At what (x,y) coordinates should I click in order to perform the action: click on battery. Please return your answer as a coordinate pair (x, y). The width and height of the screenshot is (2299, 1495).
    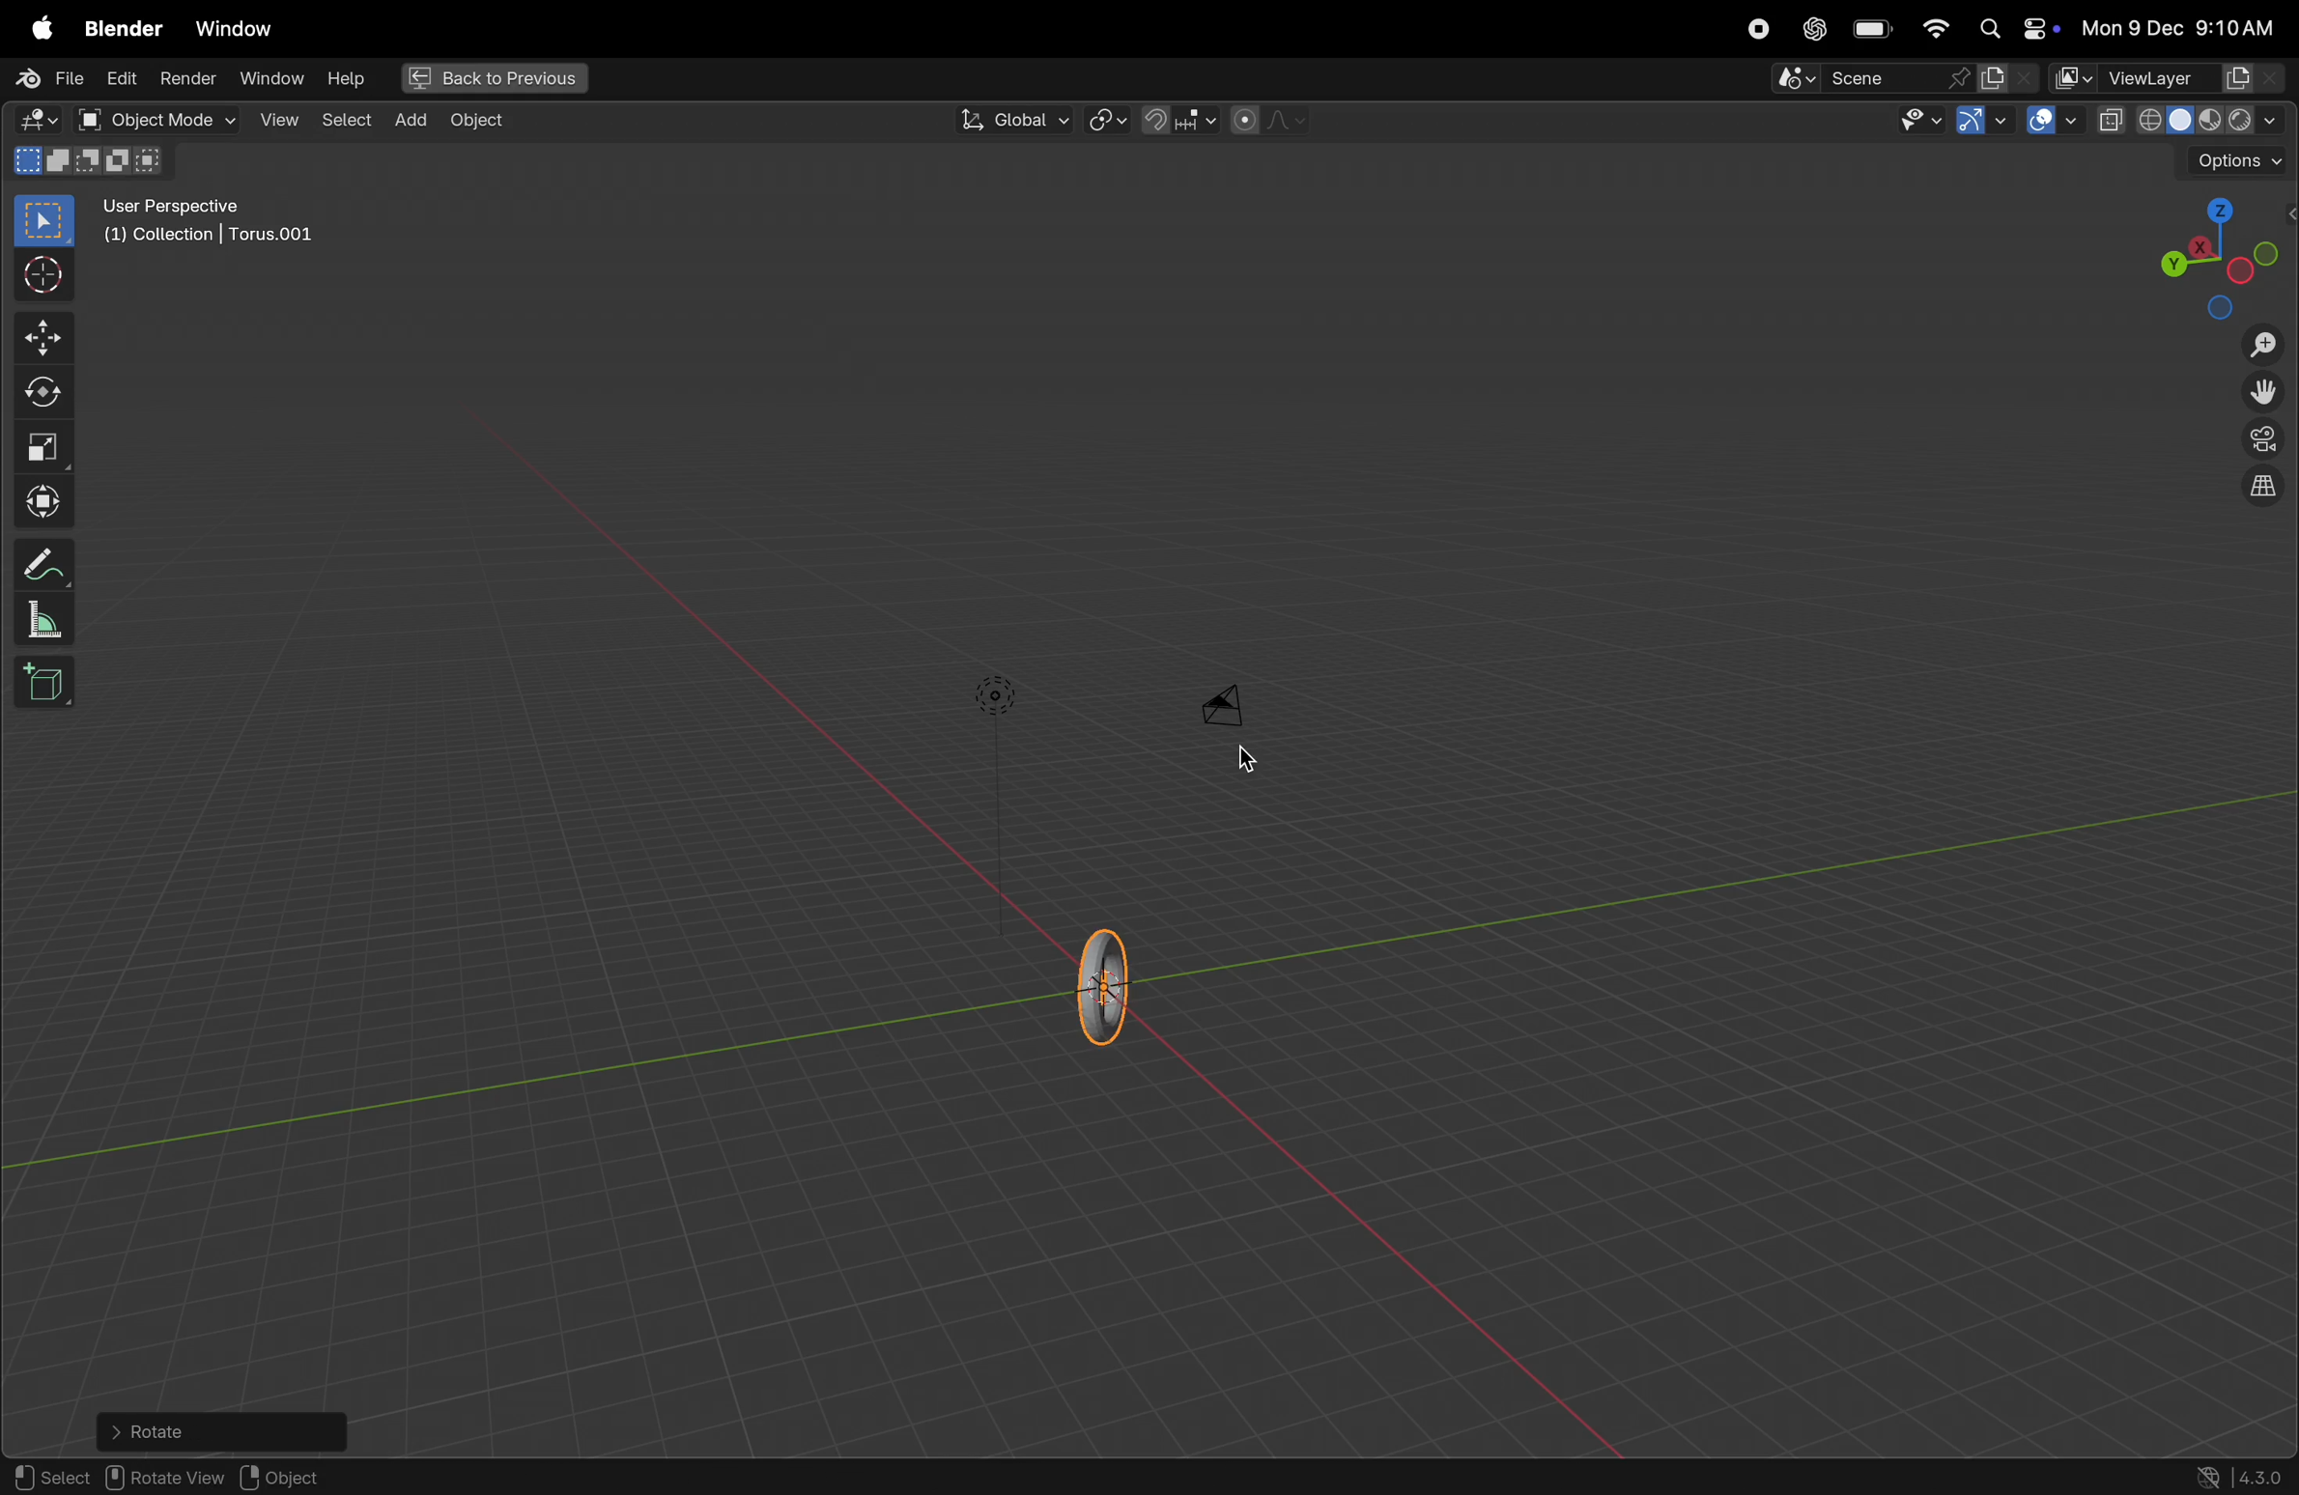
    Looking at the image, I should click on (1873, 31).